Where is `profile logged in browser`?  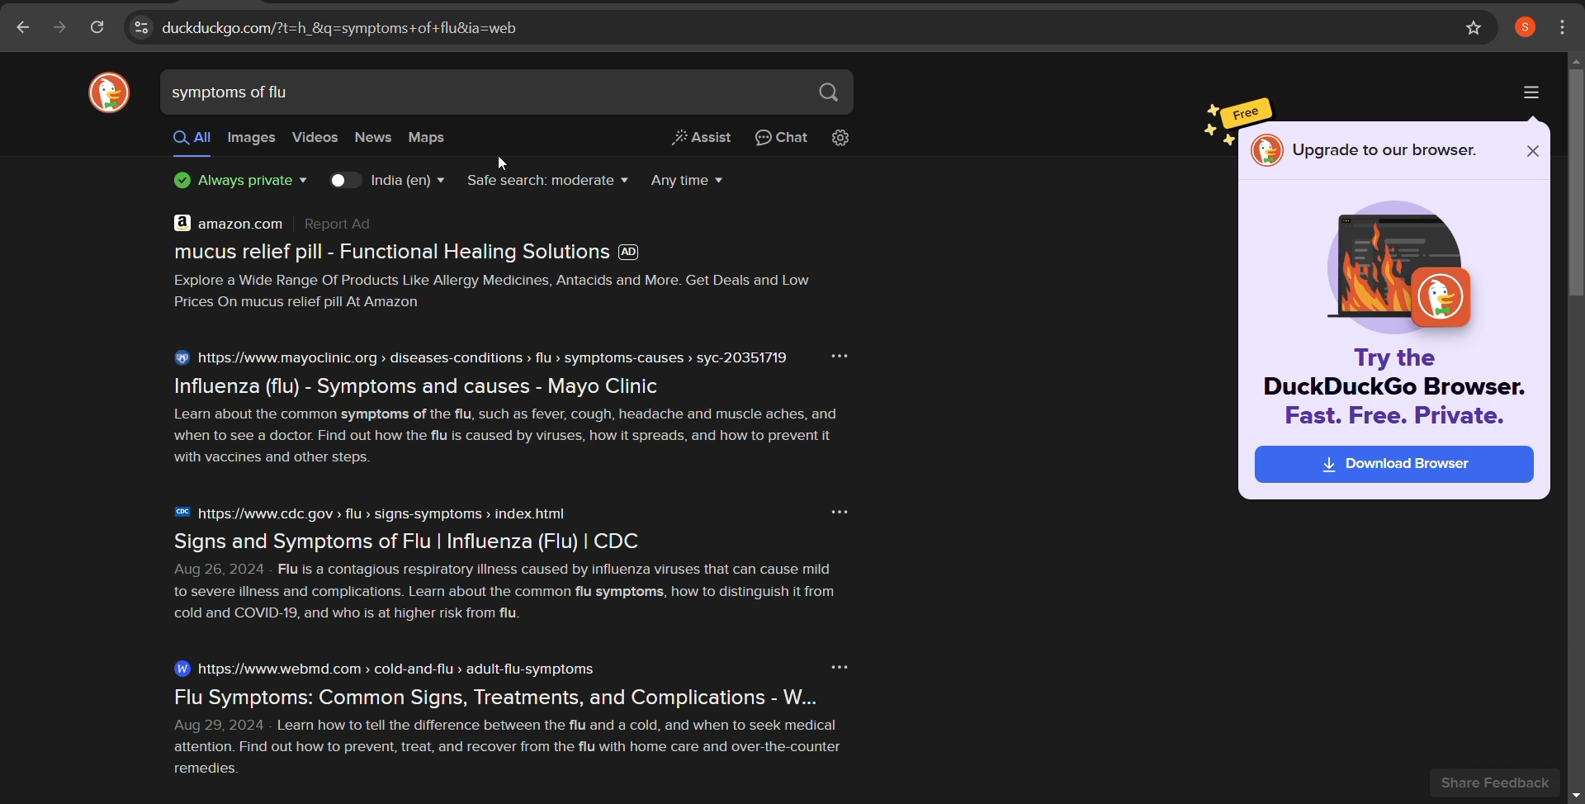
profile logged in browser is located at coordinates (1525, 27).